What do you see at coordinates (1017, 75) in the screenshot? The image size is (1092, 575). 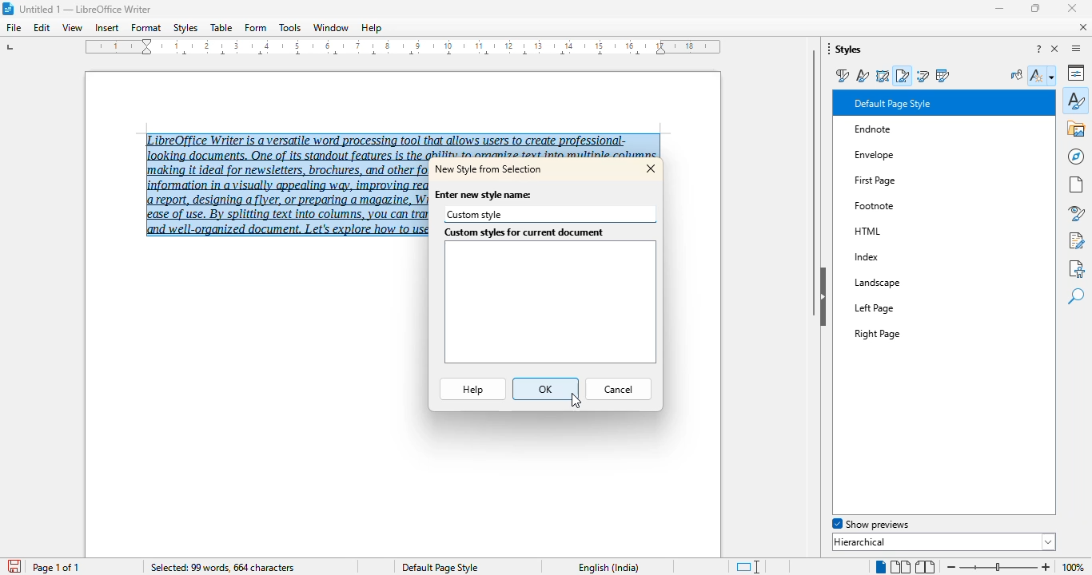 I see `fill format mode` at bounding box center [1017, 75].